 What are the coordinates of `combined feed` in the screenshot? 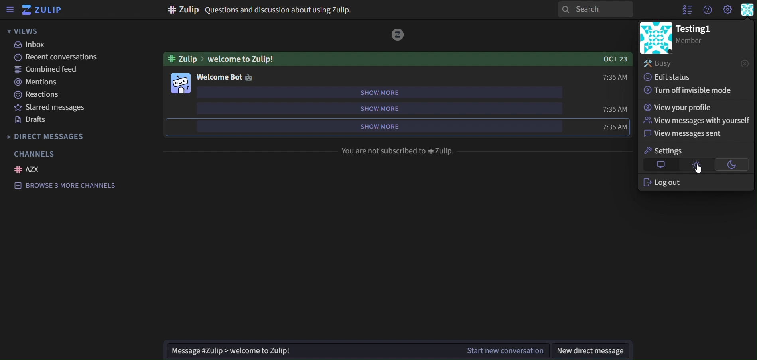 It's located at (52, 70).